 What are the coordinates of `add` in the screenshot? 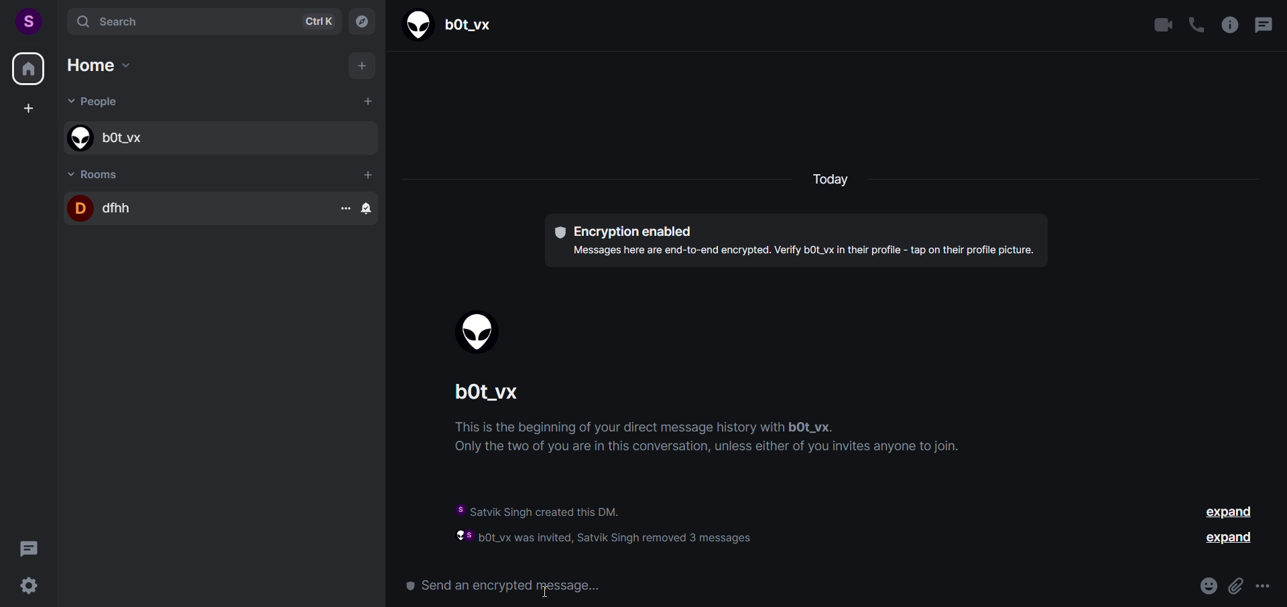 It's located at (363, 68).